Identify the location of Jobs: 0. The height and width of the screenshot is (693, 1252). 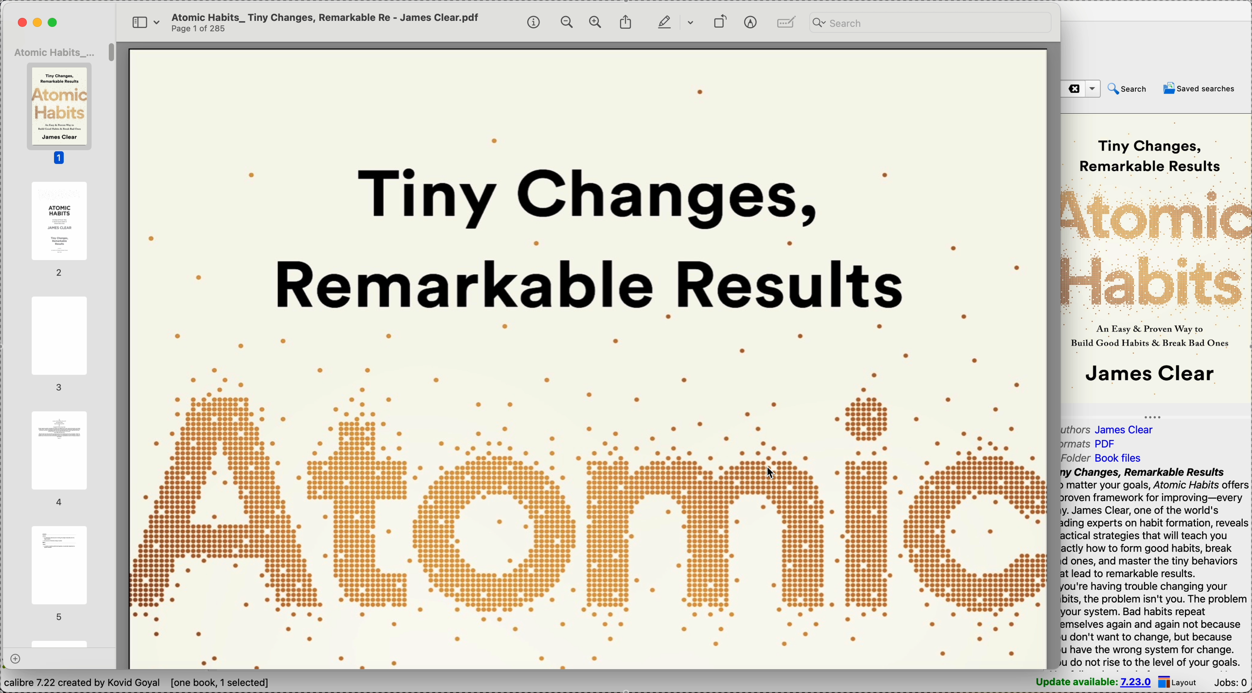
(1230, 682).